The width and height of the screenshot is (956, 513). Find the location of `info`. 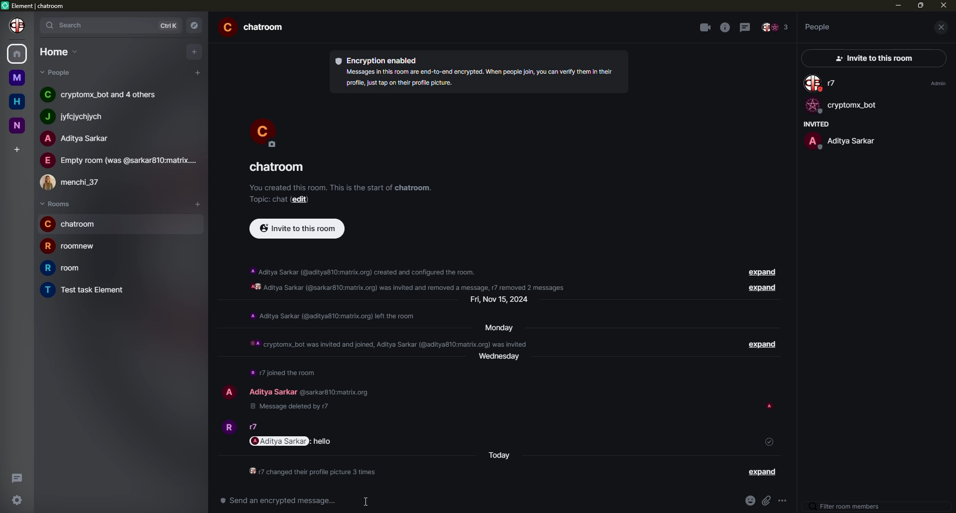

info is located at coordinates (333, 316).